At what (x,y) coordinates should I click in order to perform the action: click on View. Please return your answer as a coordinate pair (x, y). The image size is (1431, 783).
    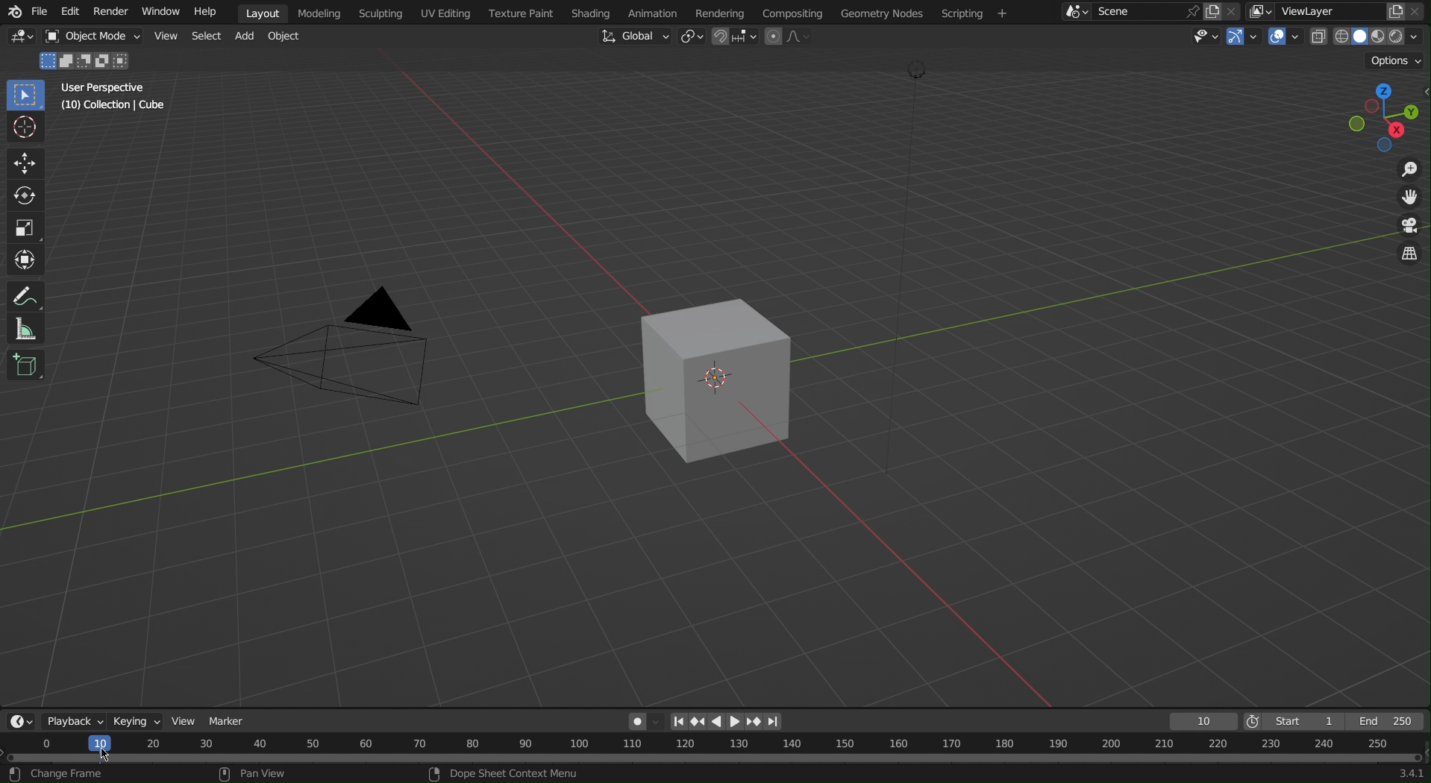
    Looking at the image, I should click on (188, 719).